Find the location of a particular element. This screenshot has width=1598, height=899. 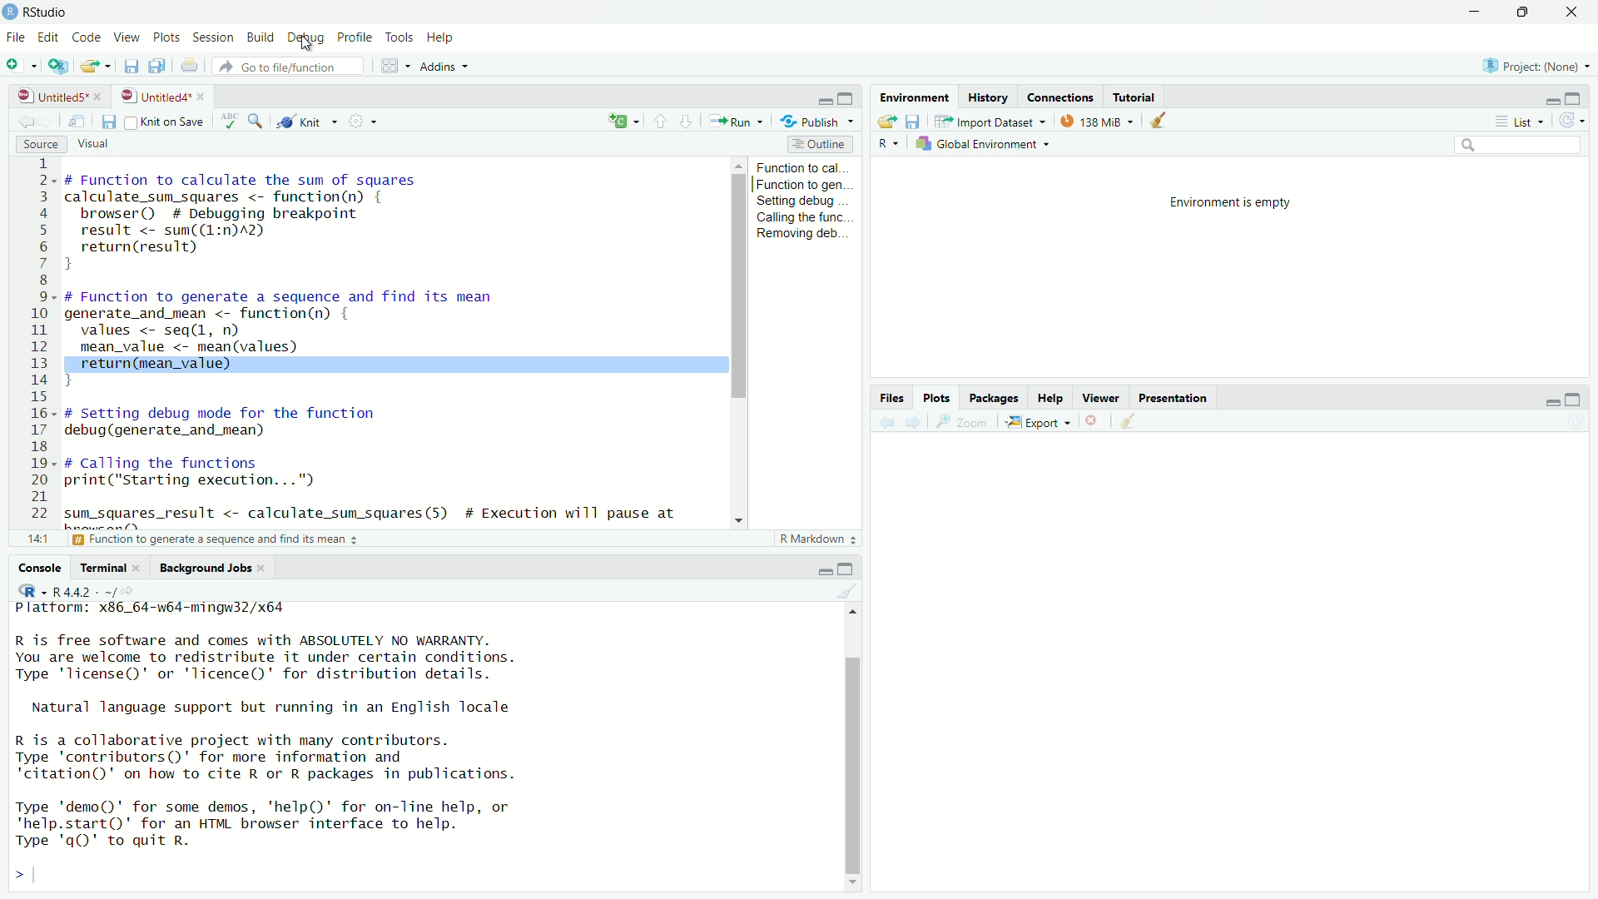

help is located at coordinates (1051, 398).